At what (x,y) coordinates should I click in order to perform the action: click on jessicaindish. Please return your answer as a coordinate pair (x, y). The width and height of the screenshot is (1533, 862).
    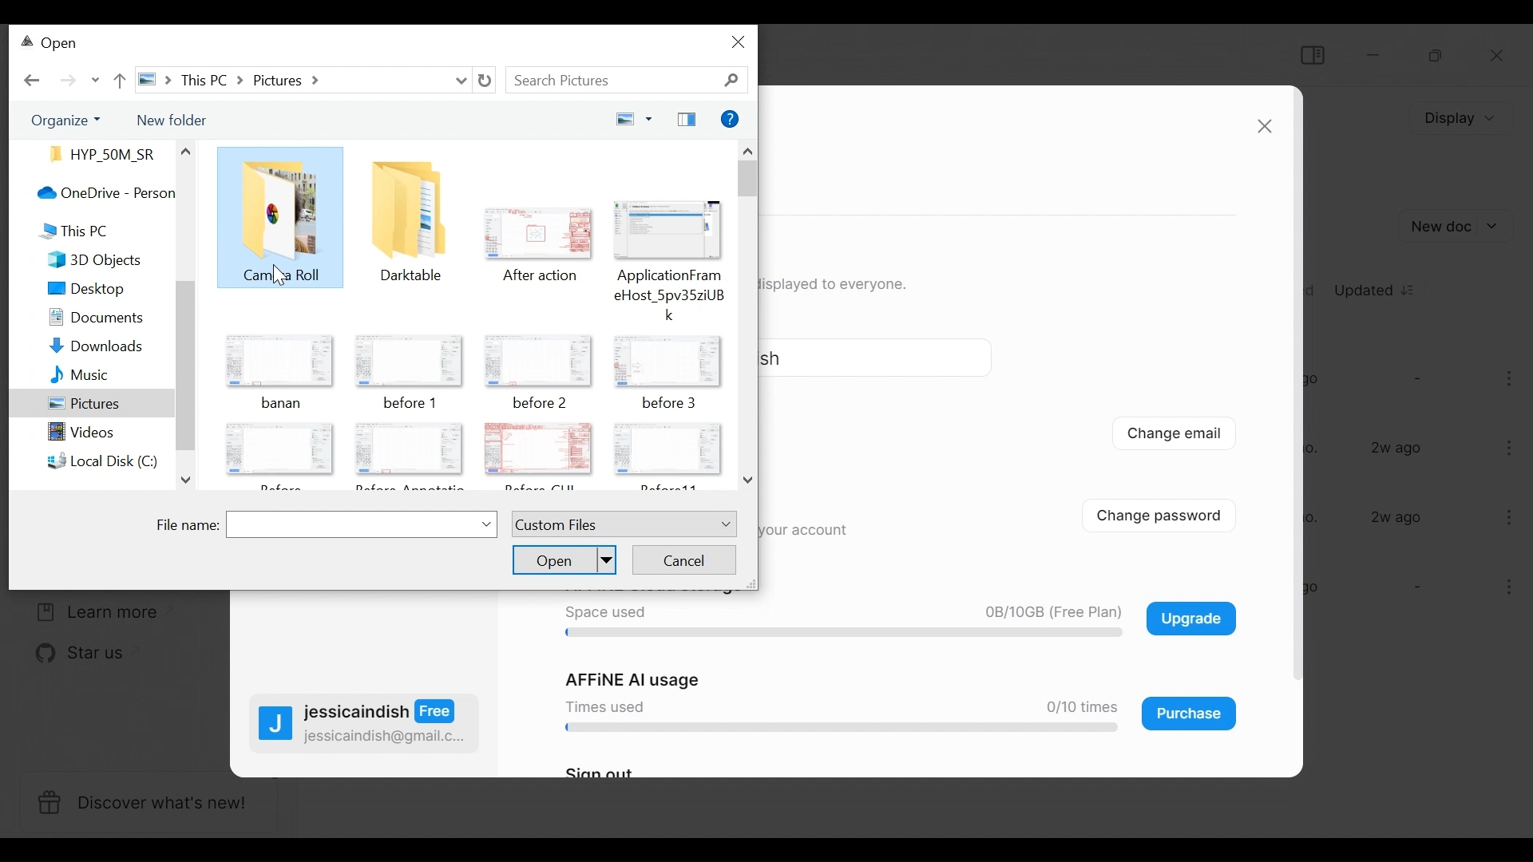
    Looking at the image, I should click on (381, 712).